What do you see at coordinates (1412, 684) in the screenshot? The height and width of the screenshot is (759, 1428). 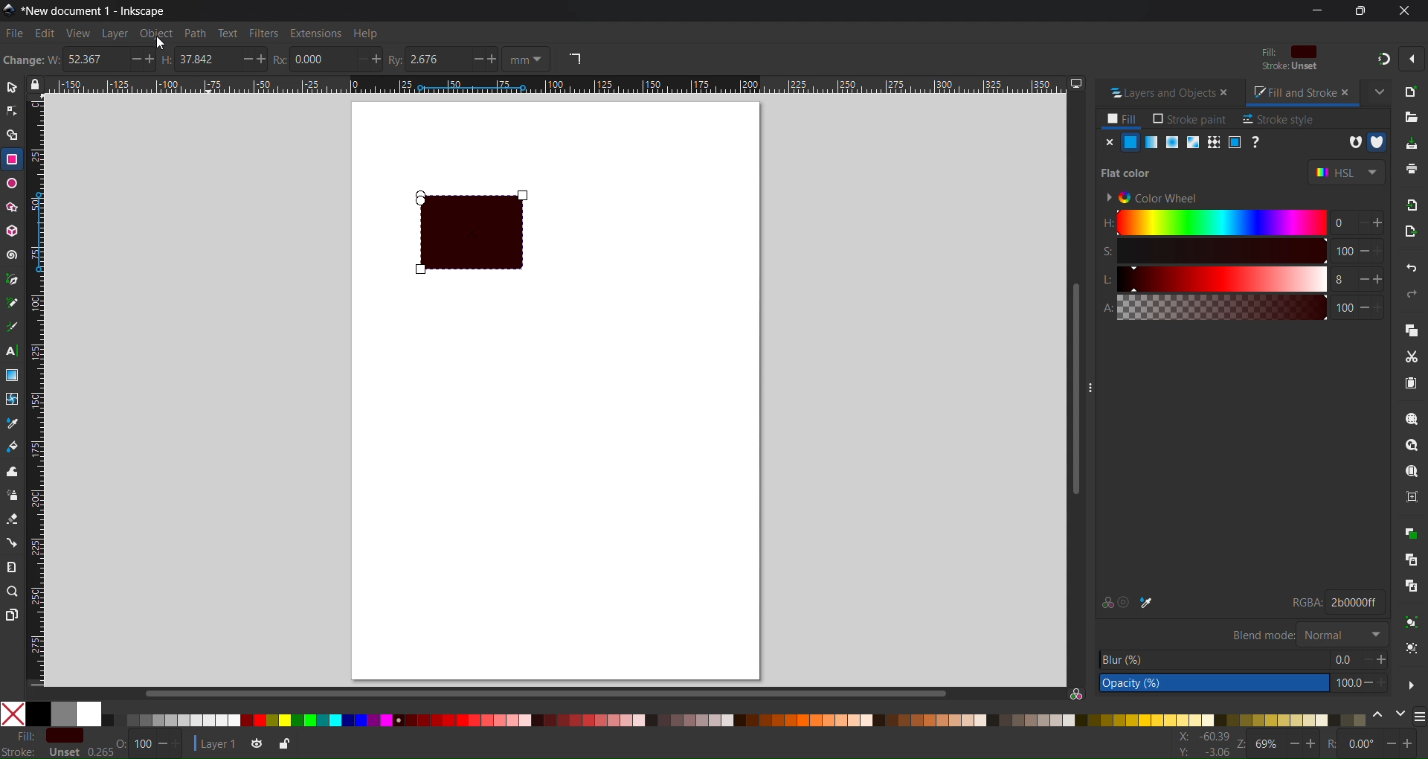 I see `Preferences` at bounding box center [1412, 684].